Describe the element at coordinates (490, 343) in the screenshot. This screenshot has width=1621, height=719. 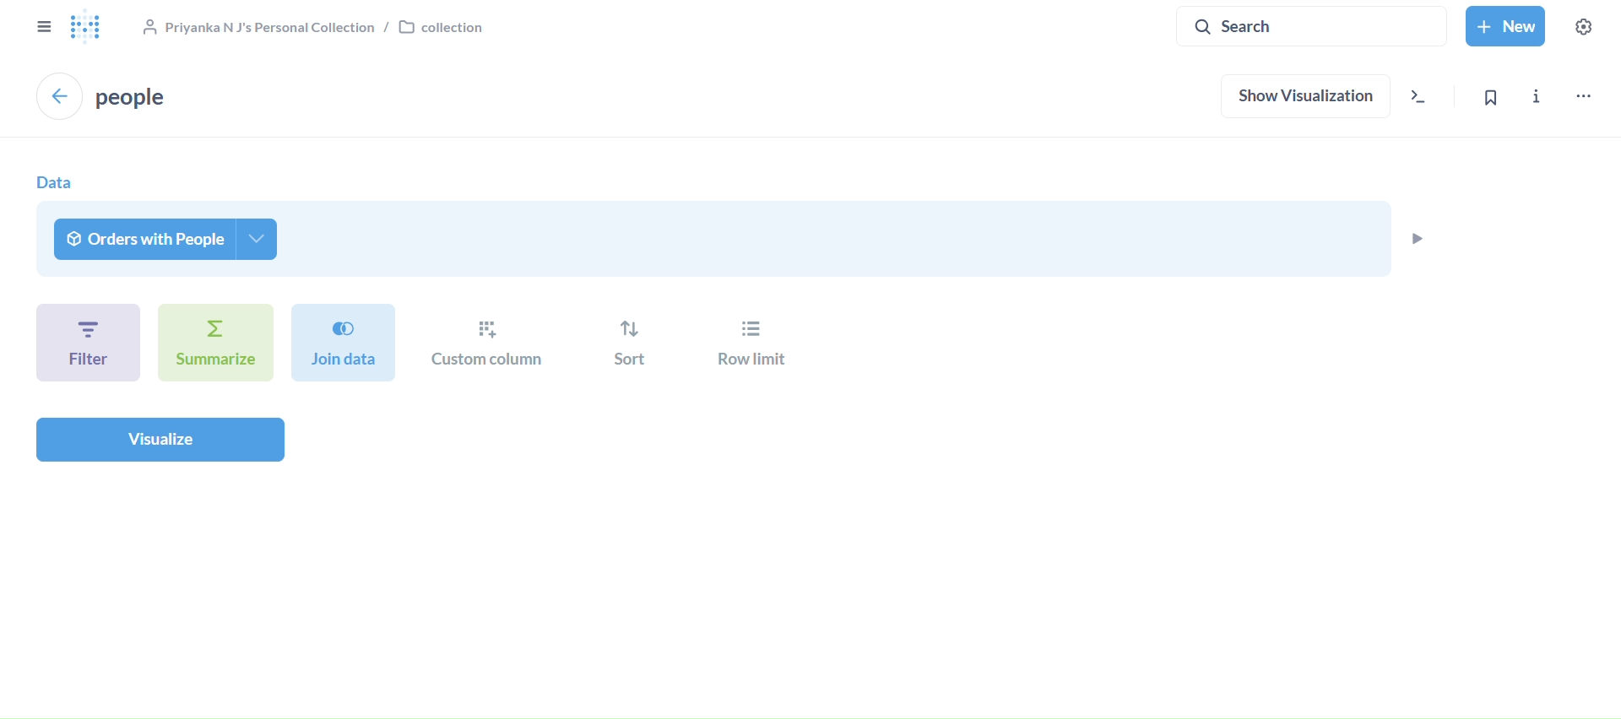
I see `custom column` at that location.